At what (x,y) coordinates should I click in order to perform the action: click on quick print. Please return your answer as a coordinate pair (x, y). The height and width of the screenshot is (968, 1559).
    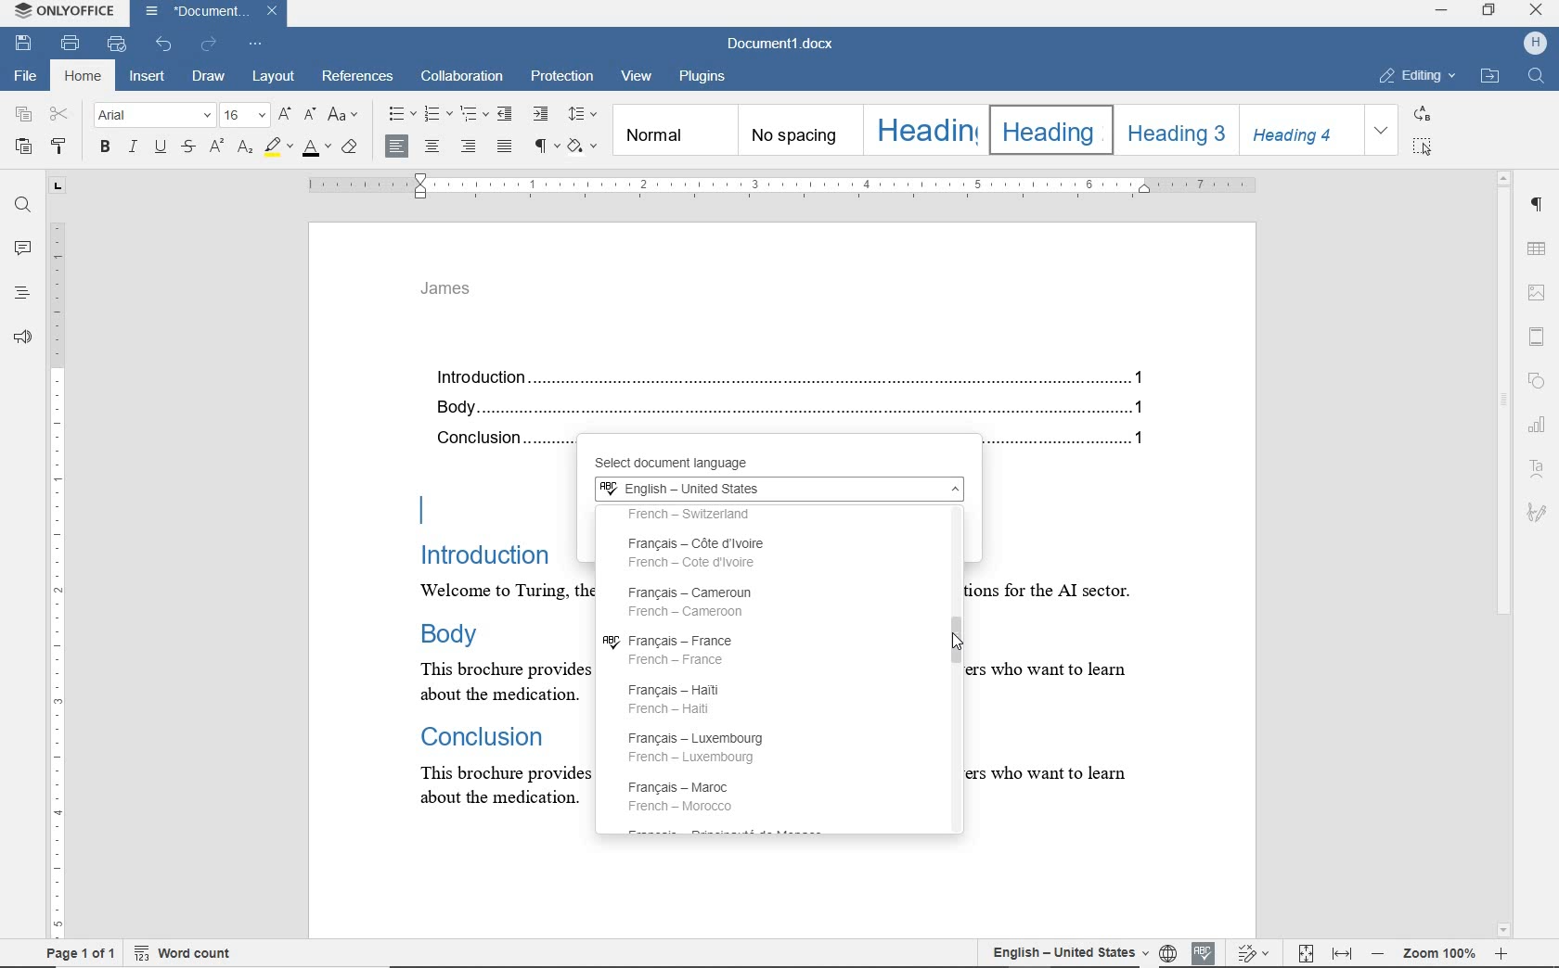
    Looking at the image, I should click on (117, 45).